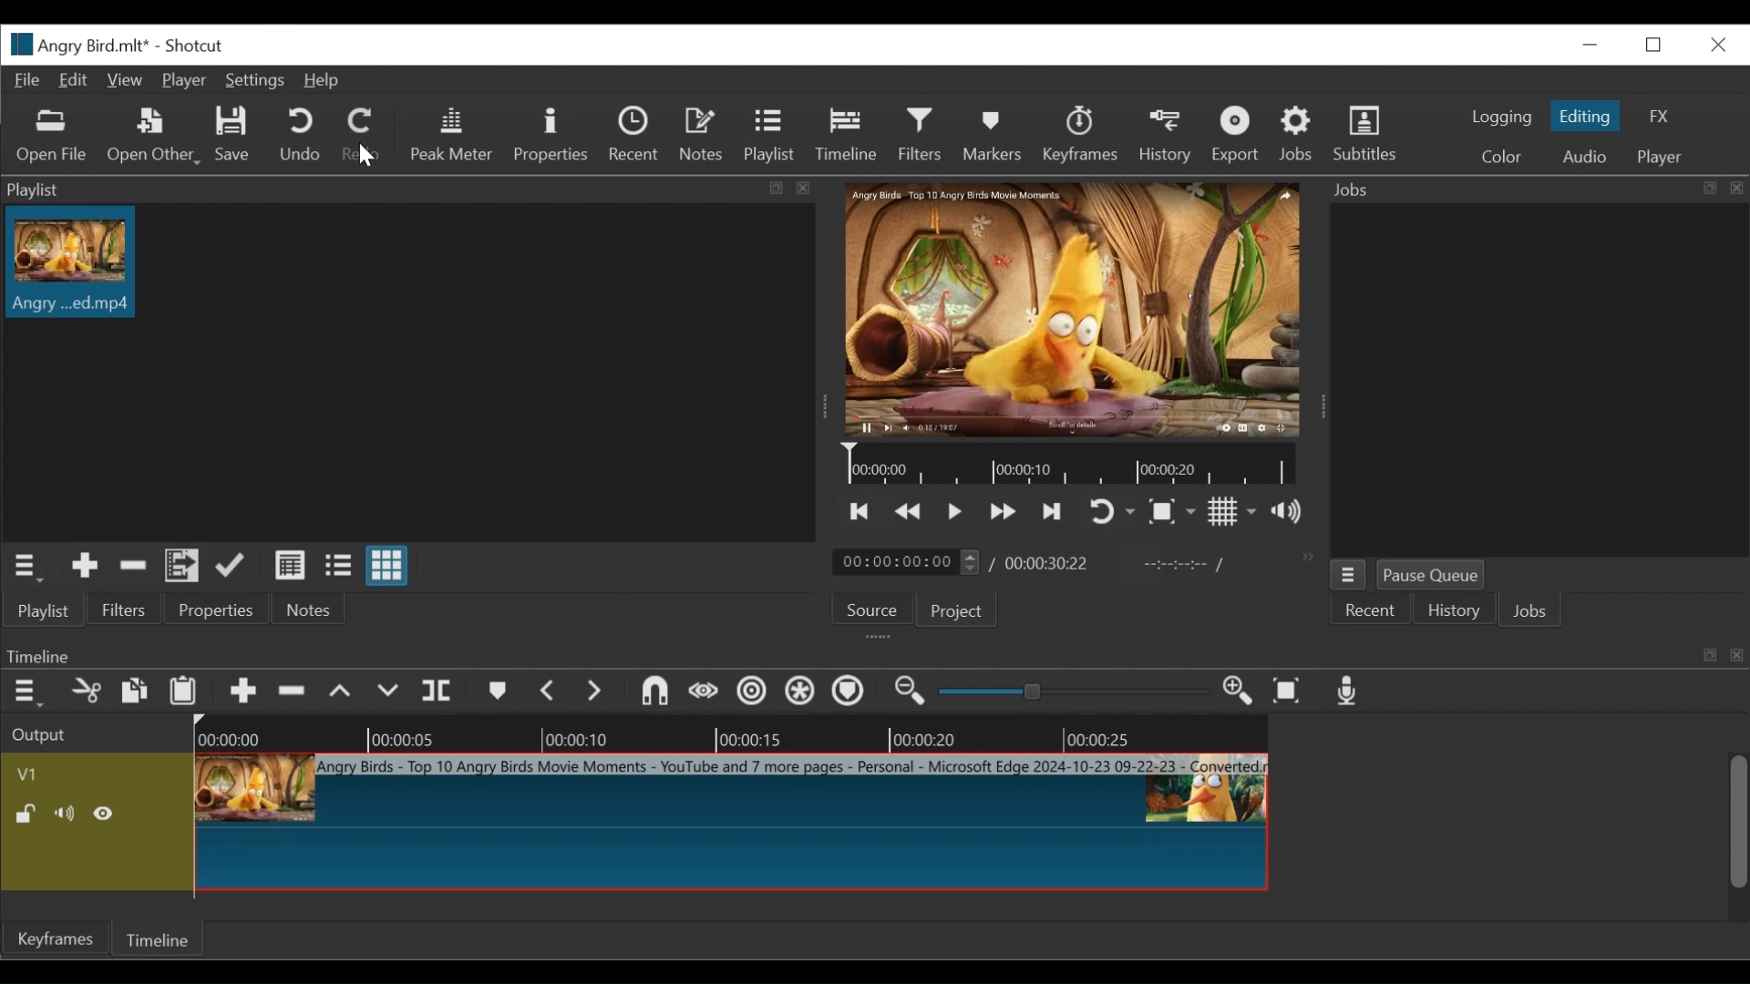 The height and width of the screenshot is (984, 1750). I want to click on Toggle play or pause (space), so click(954, 512).